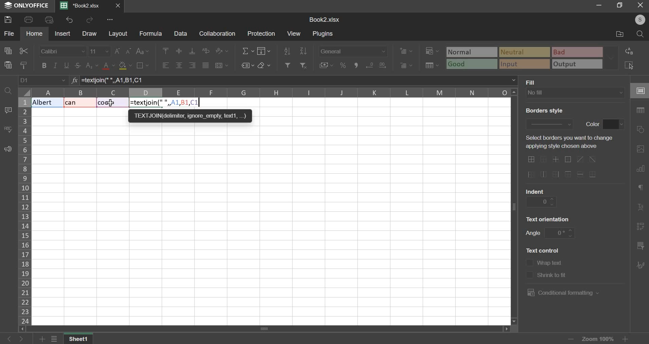  What do you see at coordinates (83, 6) in the screenshot?
I see `Current sheets` at bounding box center [83, 6].